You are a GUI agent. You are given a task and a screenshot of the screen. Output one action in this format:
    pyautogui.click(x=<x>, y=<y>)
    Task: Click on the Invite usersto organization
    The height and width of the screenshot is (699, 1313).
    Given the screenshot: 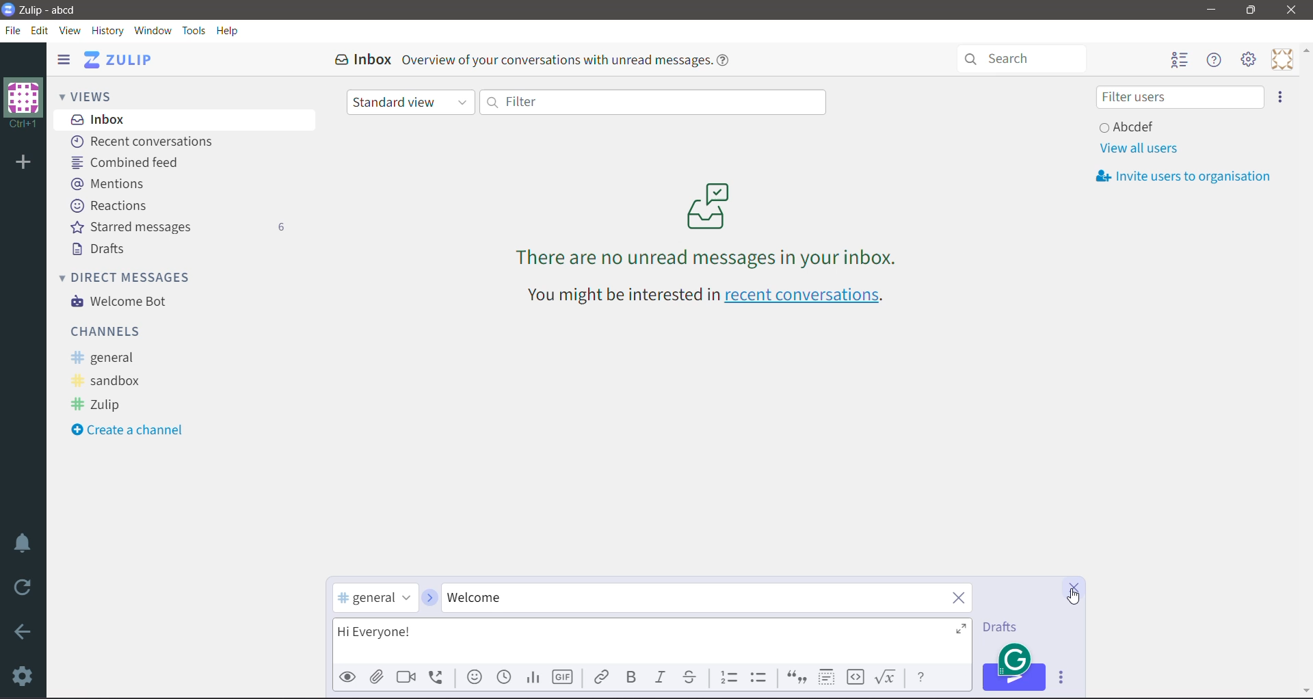 What is the action you would take?
    pyautogui.click(x=1189, y=176)
    